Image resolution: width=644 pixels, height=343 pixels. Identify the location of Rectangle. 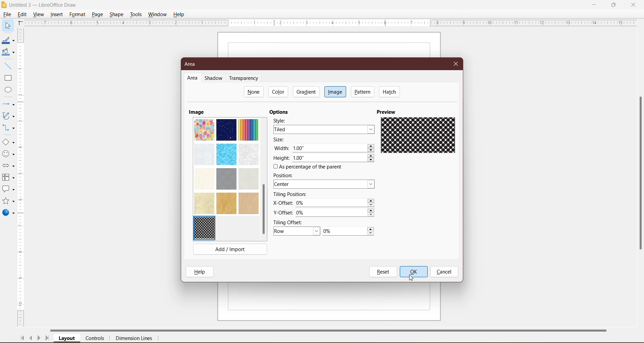
(7, 78).